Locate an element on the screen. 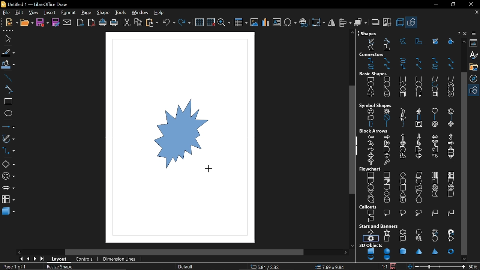 The height and width of the screenshot is (270, 480). format is located at coordinates (68, 13).